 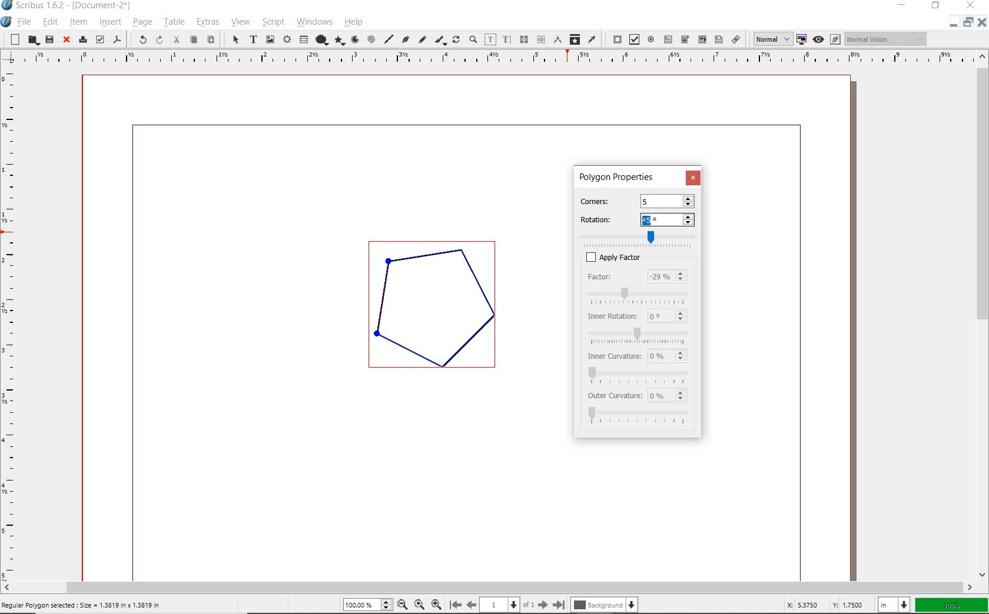 What do you see at coordinates (109, 22) in the screenshot?
I see `insert` at bounding box center [109, 22].